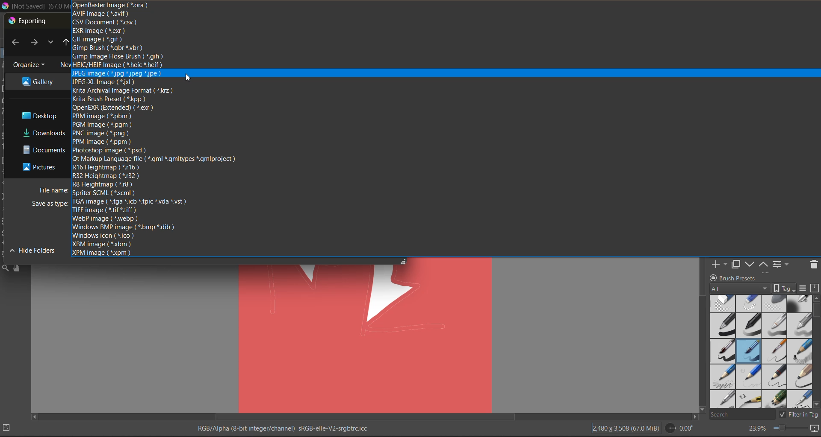  I want to click on No selection, so click(9, 428).